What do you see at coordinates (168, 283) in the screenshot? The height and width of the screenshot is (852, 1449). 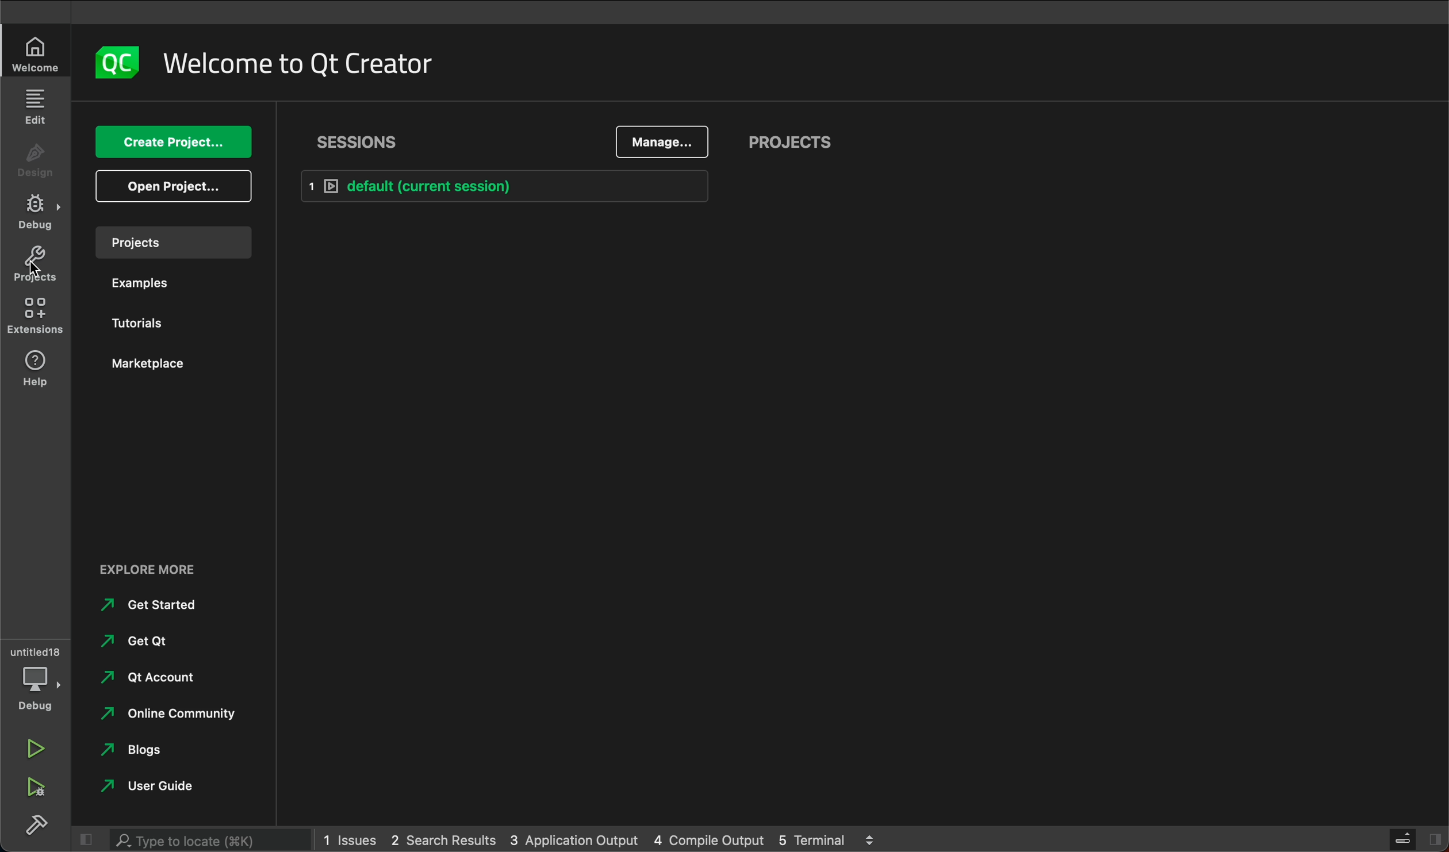 I see `examples` at bounding box center [168, 283].